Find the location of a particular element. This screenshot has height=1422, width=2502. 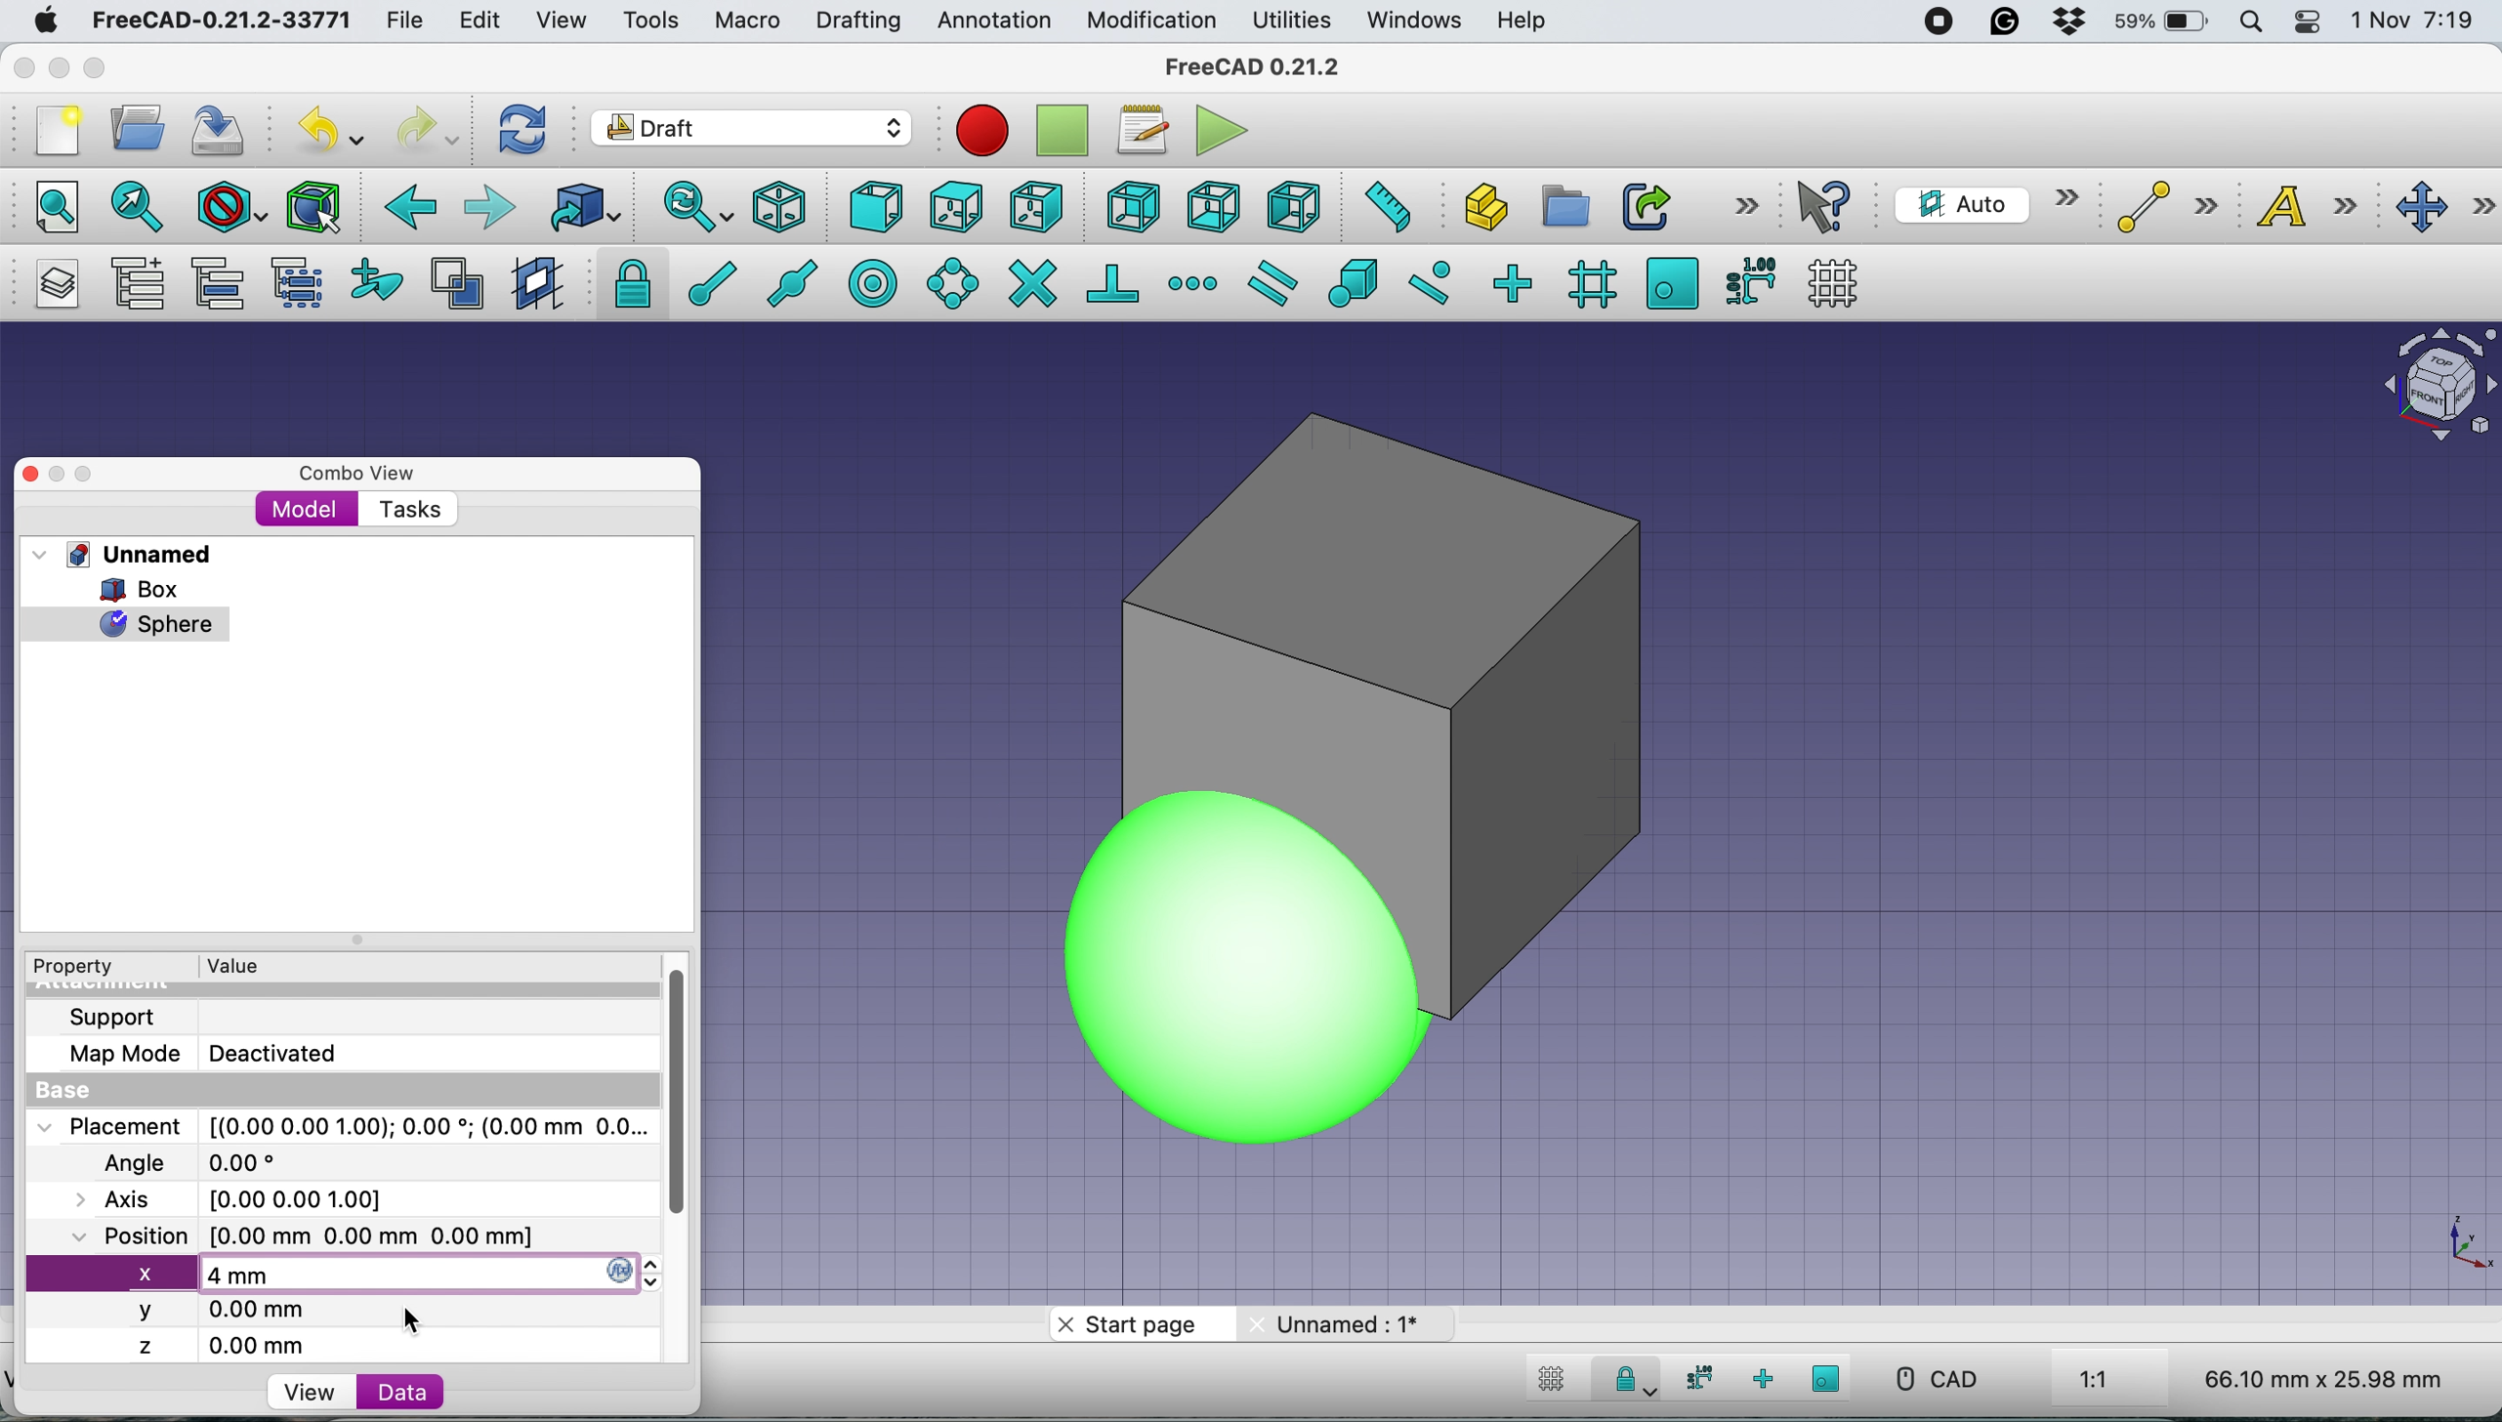

data is located at coordinates (400, 1391).